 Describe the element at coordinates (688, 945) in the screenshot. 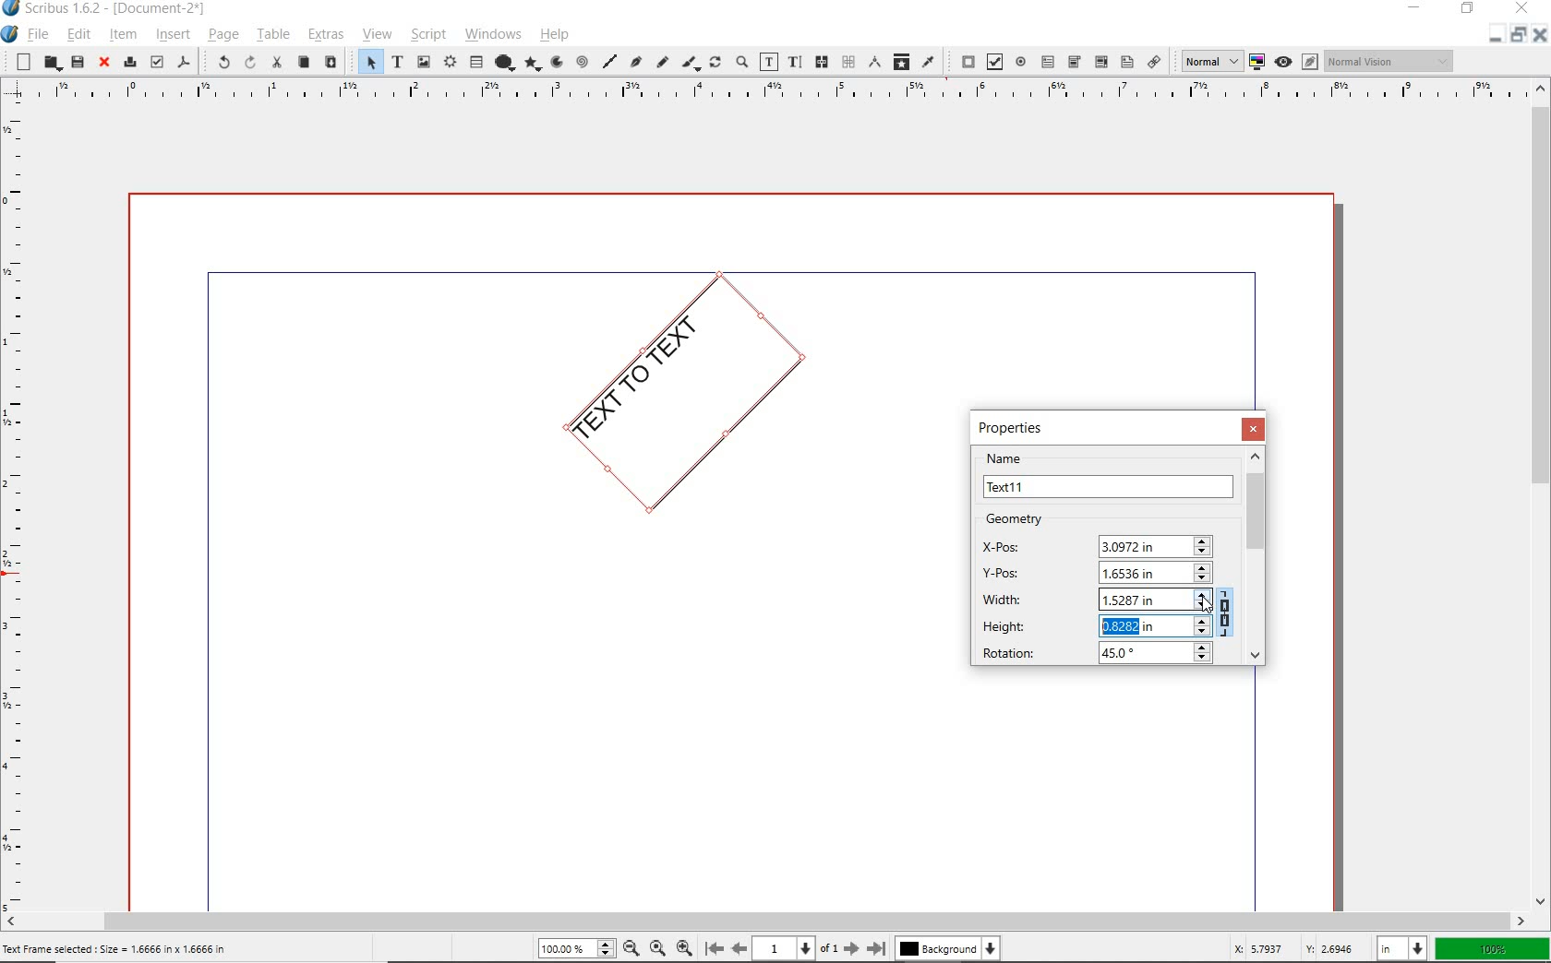

I see `zoom in` at that location.